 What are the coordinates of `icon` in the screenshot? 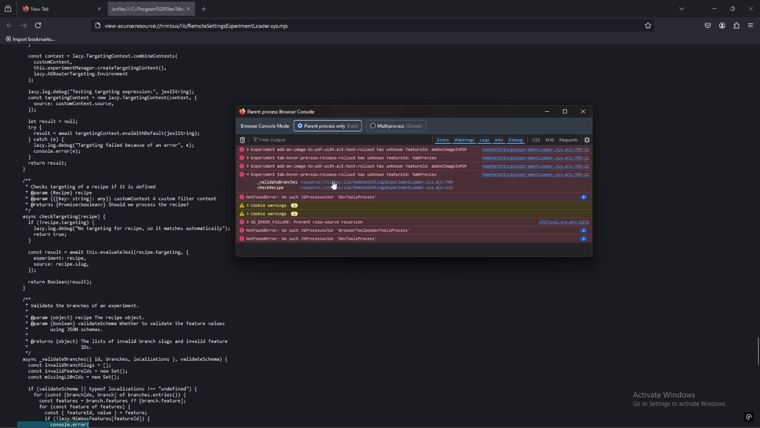 It's located at (749, 417).